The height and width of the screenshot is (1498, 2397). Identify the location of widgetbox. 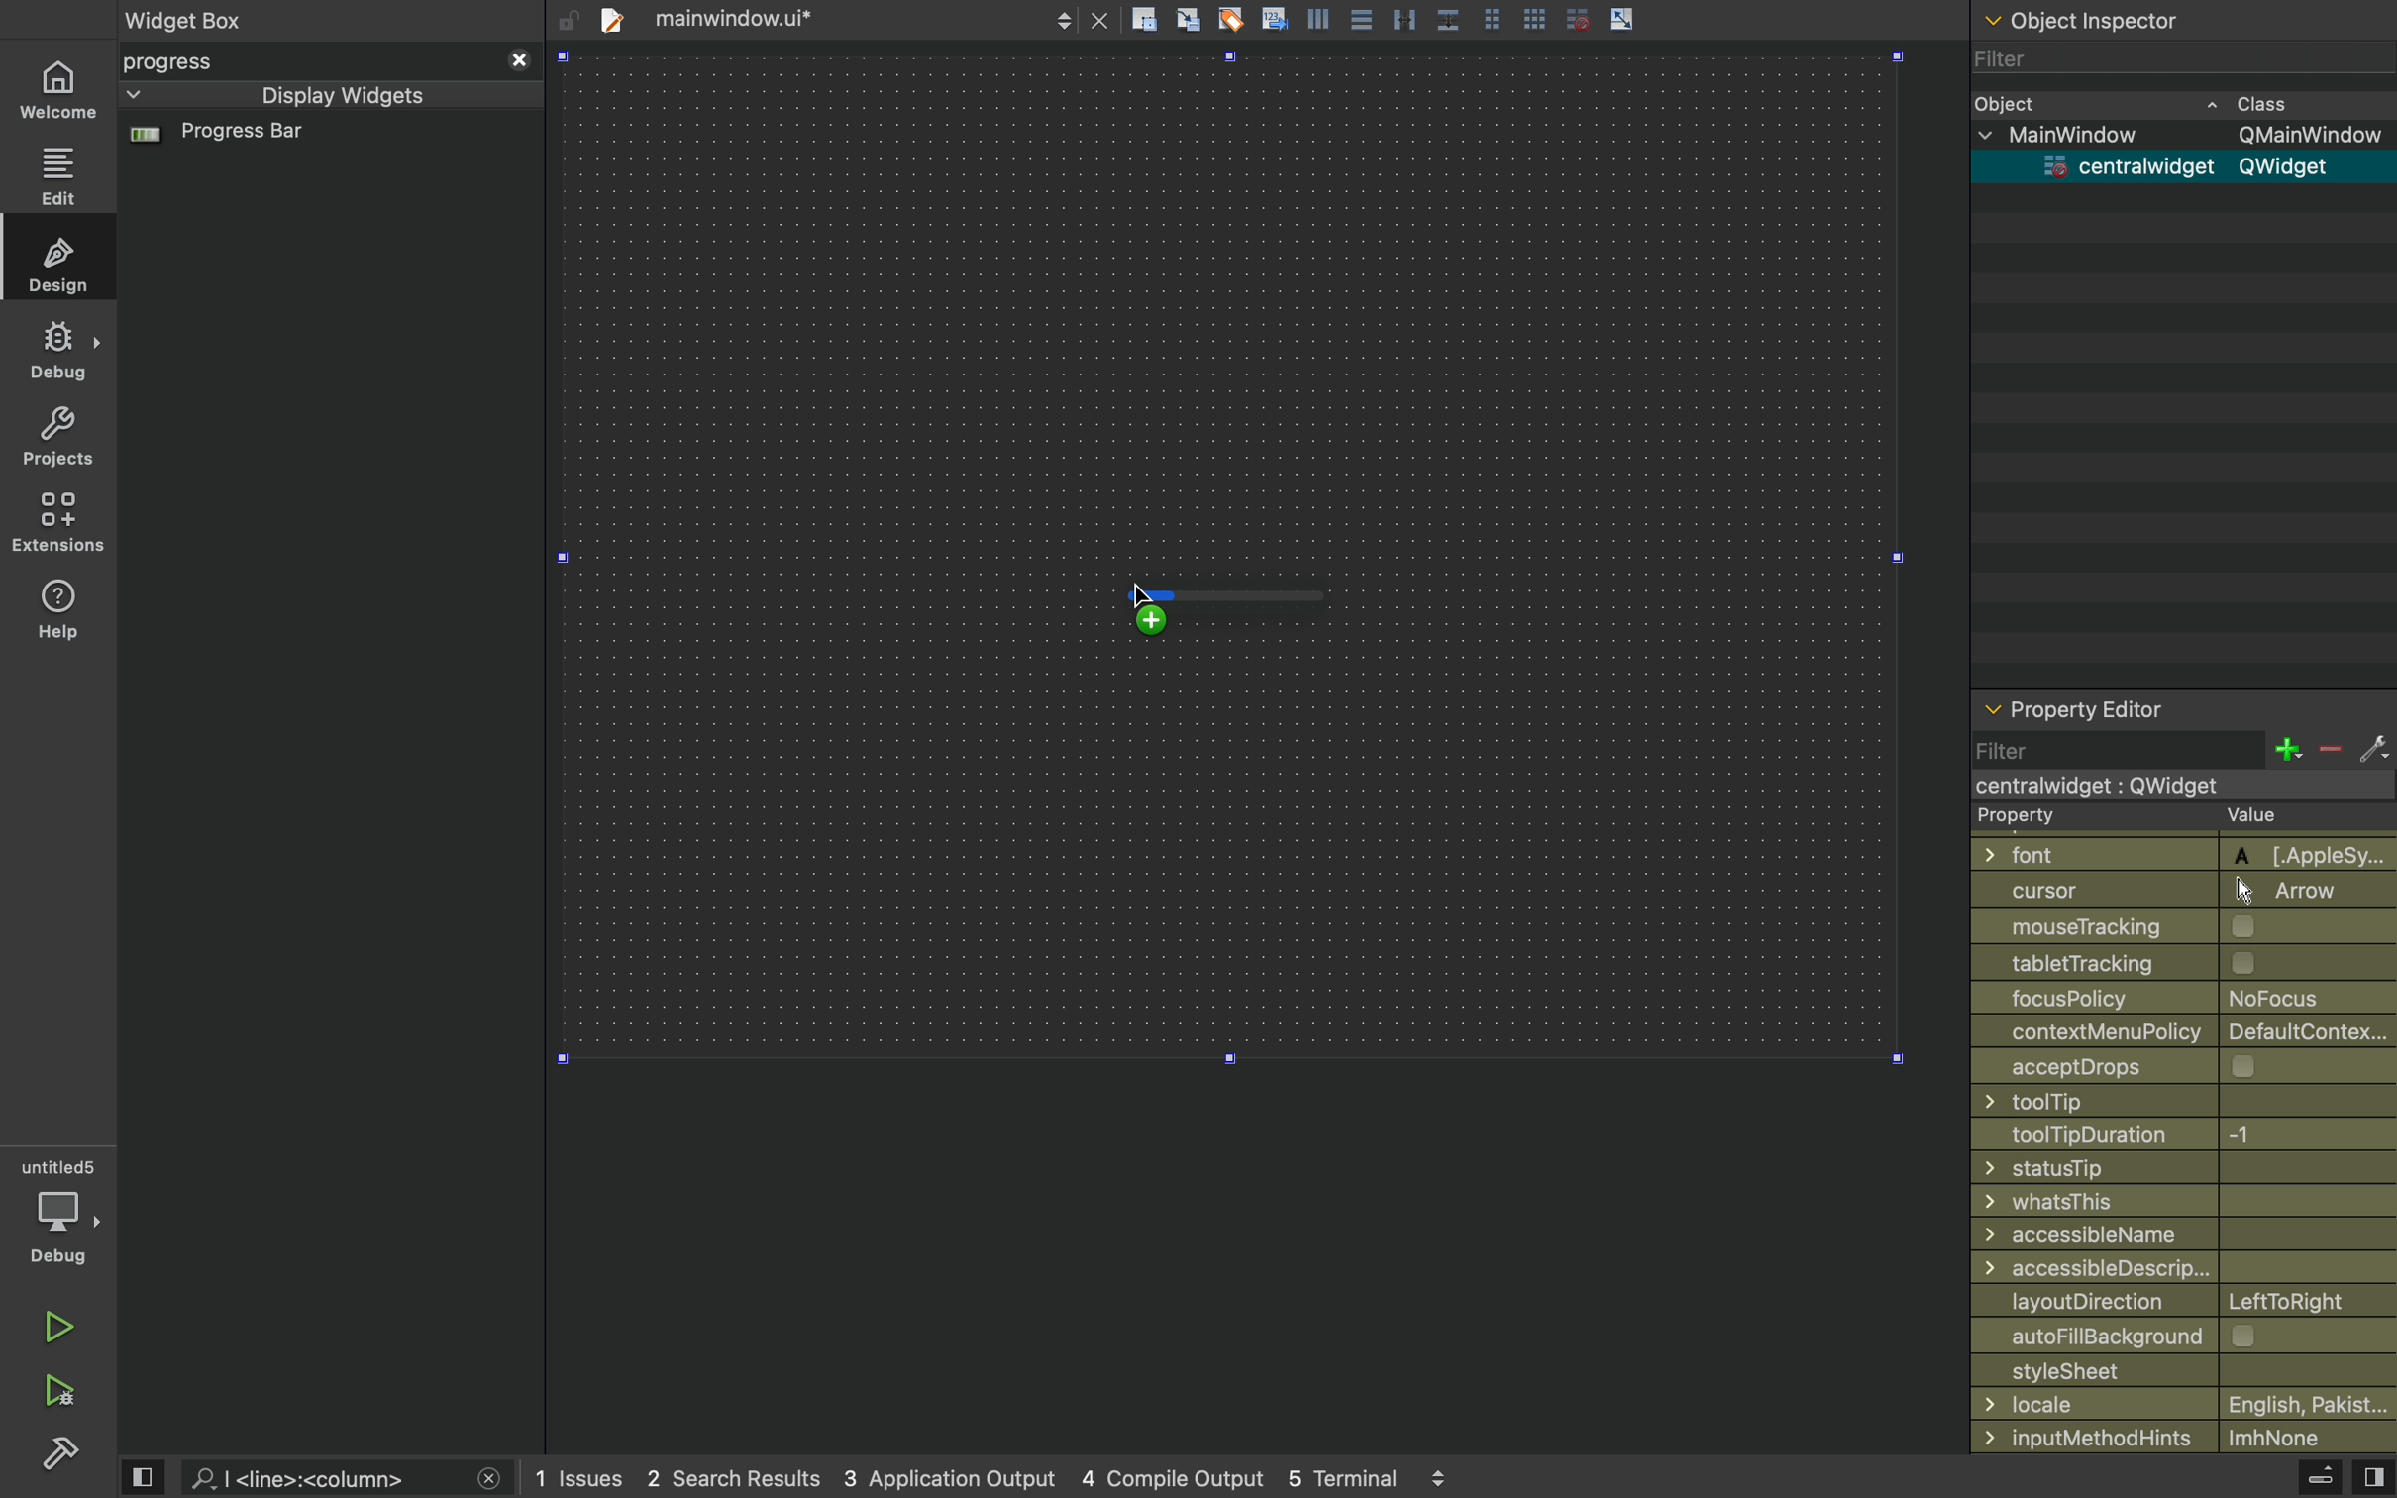
(265, 19).